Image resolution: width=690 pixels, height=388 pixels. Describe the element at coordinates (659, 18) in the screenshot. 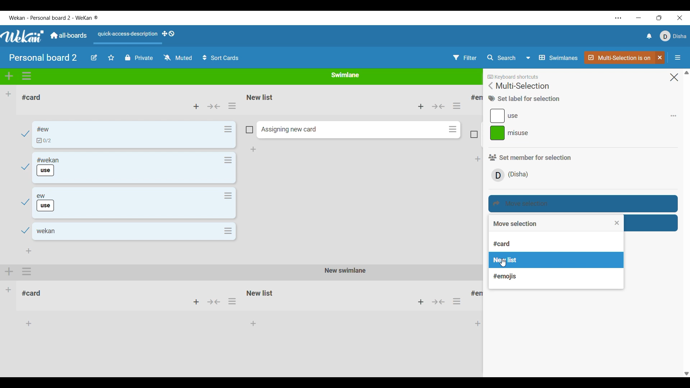

I see `Change tab size` at that location.